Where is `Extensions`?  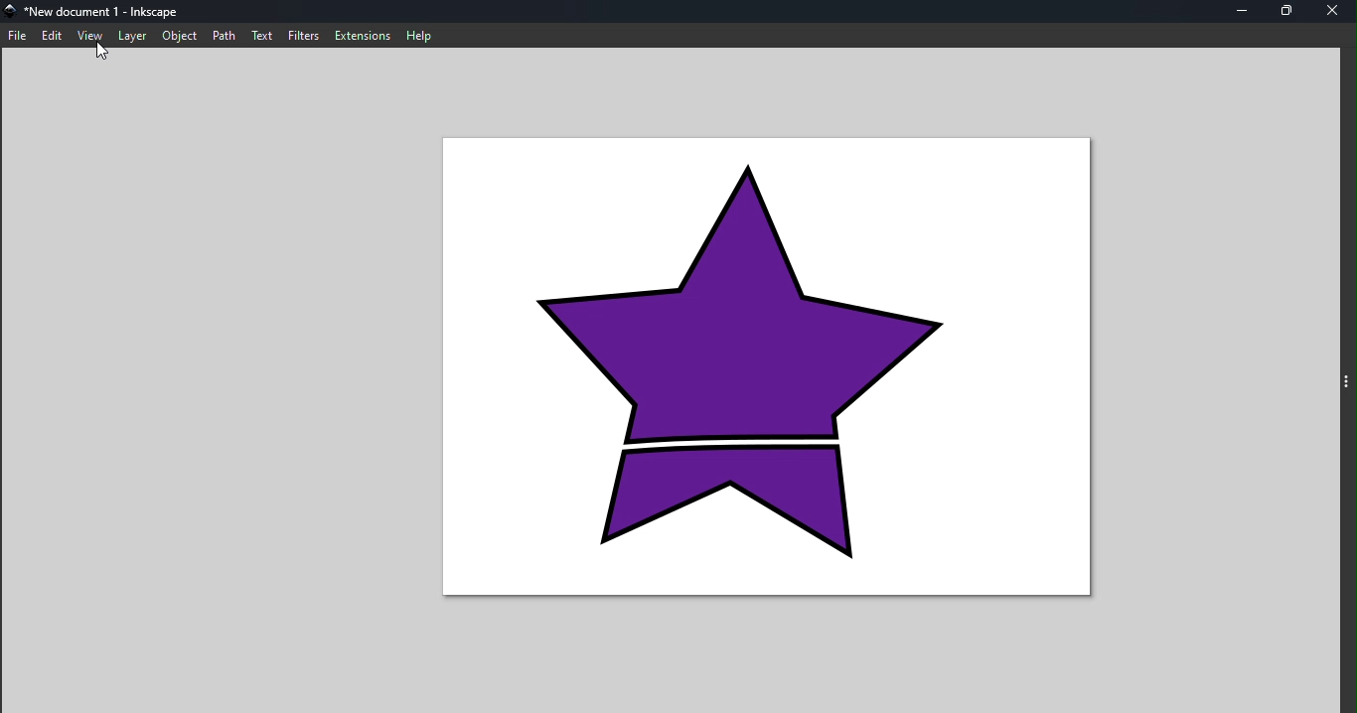 Extensions is located at coordinates (359, 35).